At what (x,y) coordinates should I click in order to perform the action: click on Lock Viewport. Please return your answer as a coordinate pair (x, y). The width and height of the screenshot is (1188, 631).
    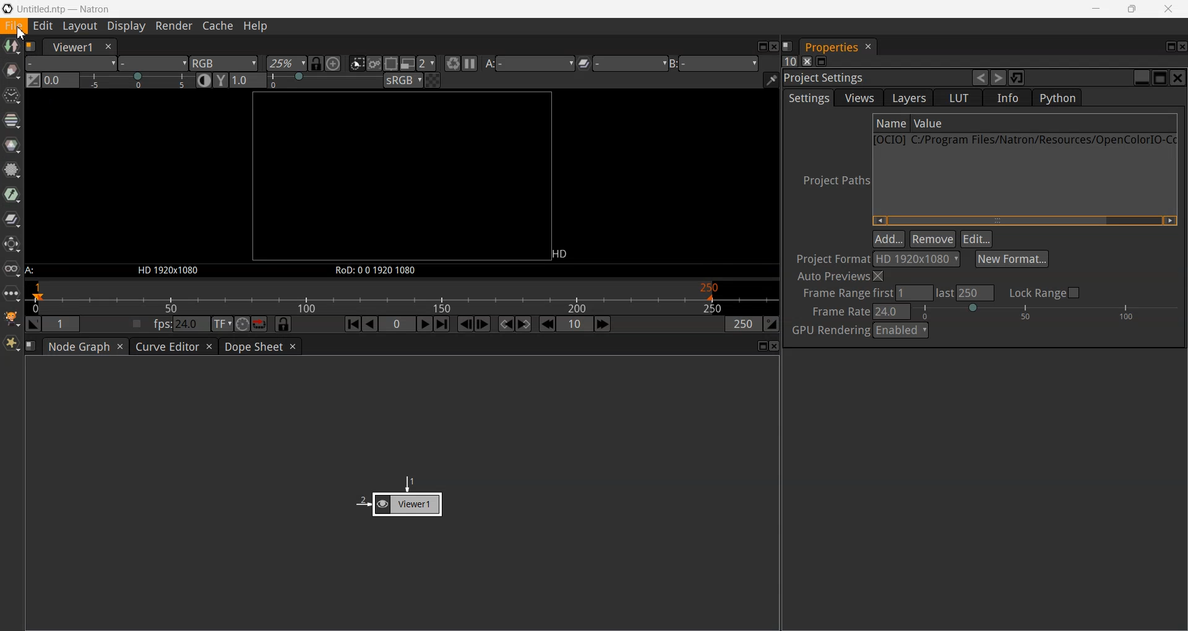
    Looking at the image, I should click on (317, 64).